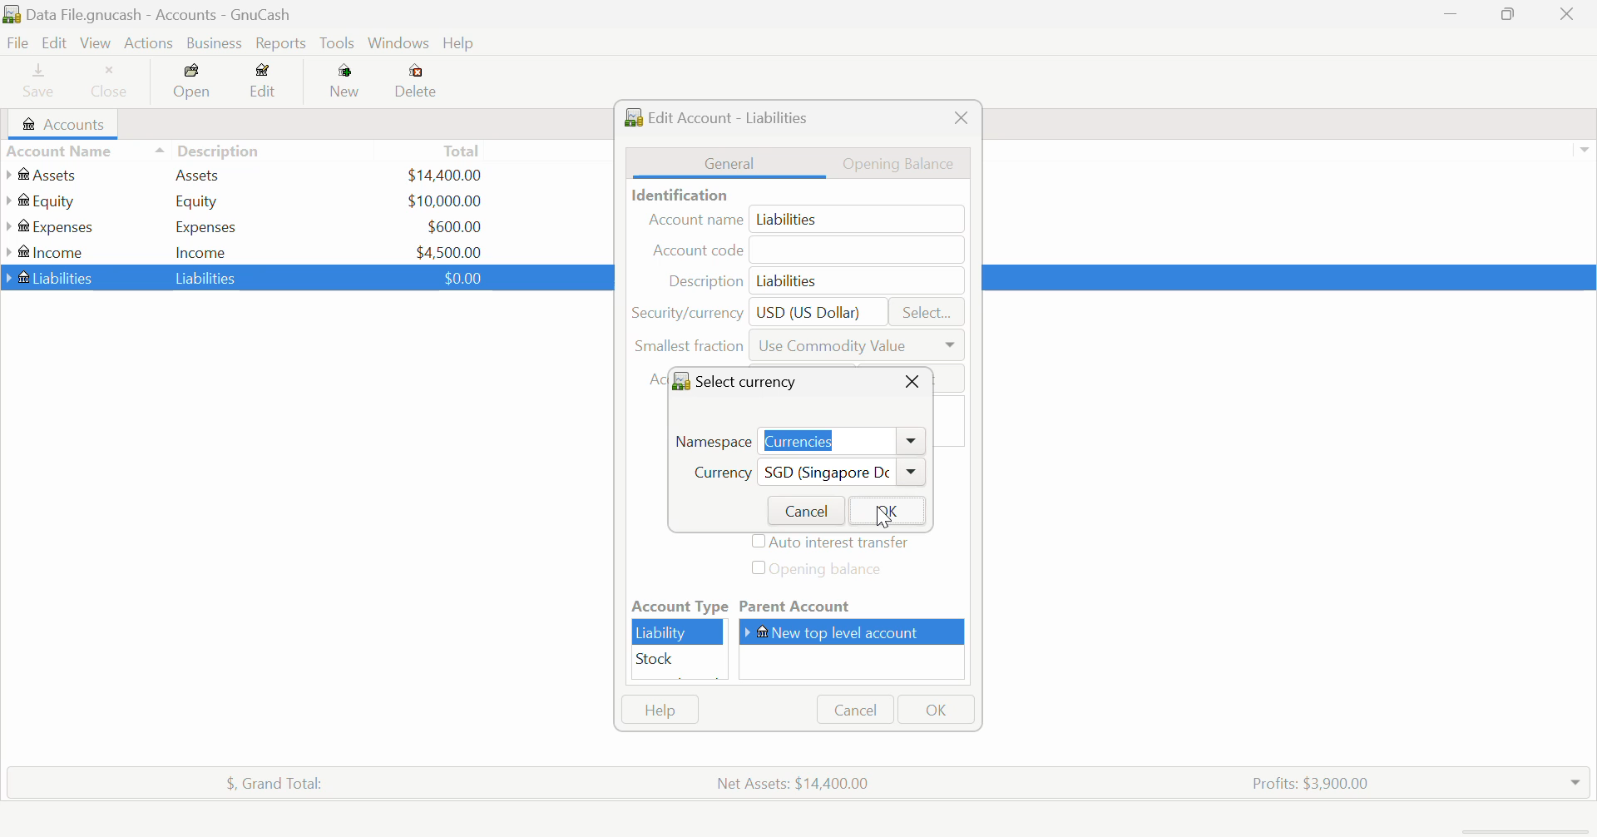 This screenshot has height=837, width=1597. I want to click on Business, so click(215, 43).